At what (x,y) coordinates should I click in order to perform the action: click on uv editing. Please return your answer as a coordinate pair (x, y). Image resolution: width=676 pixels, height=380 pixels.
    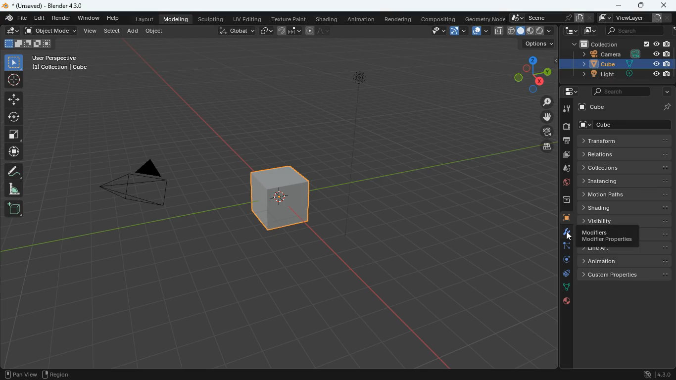
    Looking at the image, I should click on (246, 18).